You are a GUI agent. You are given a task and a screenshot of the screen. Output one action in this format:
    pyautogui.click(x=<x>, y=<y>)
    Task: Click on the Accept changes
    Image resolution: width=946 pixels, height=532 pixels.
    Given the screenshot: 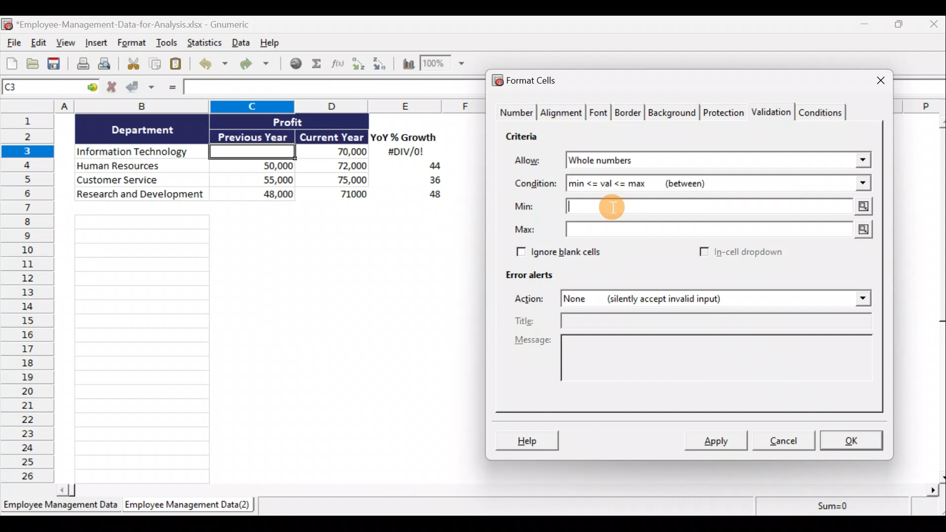 What is the action you would take?
    pyautogui.click(x=141, y=88)
    